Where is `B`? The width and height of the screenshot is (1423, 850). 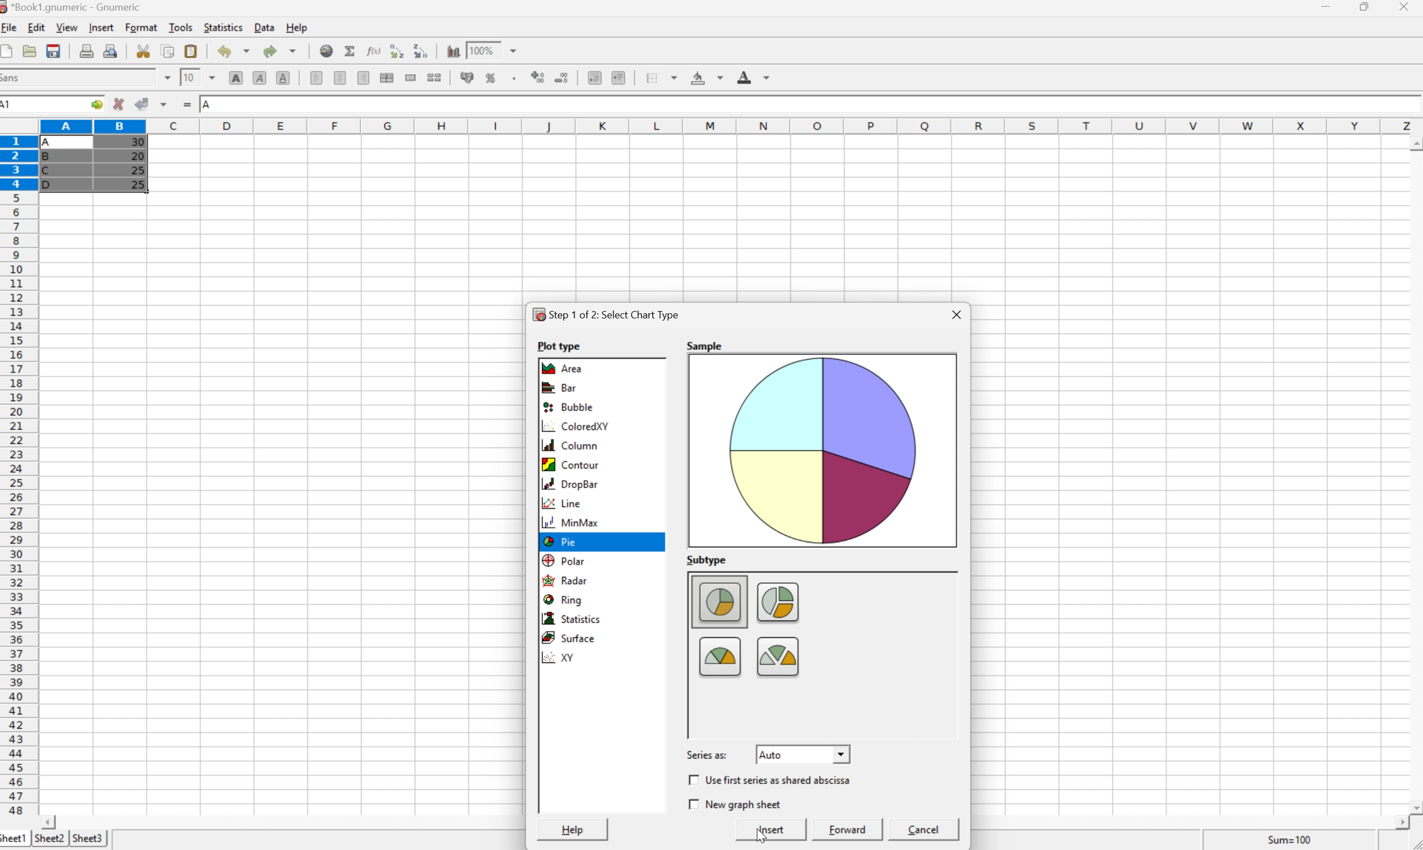
B is located at coordinates (49, 158).